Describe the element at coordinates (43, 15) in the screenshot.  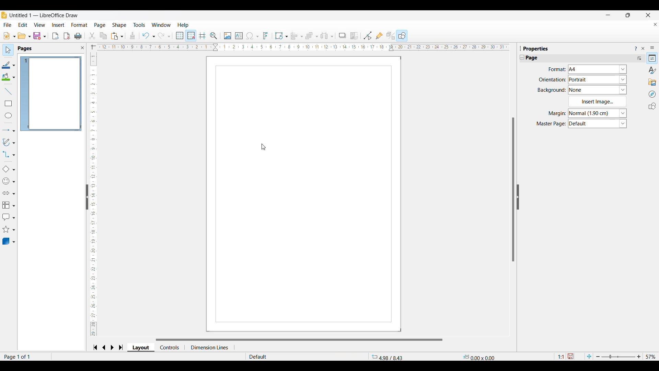
I see `Untitled 1 - Libreoffice draw` at that location.